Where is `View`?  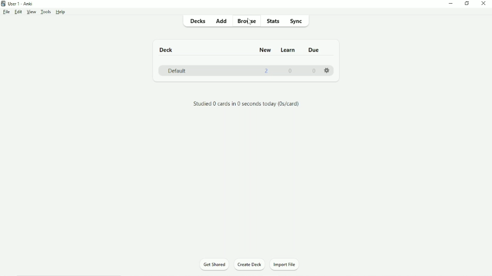 View is located at coordinates (31, 12).